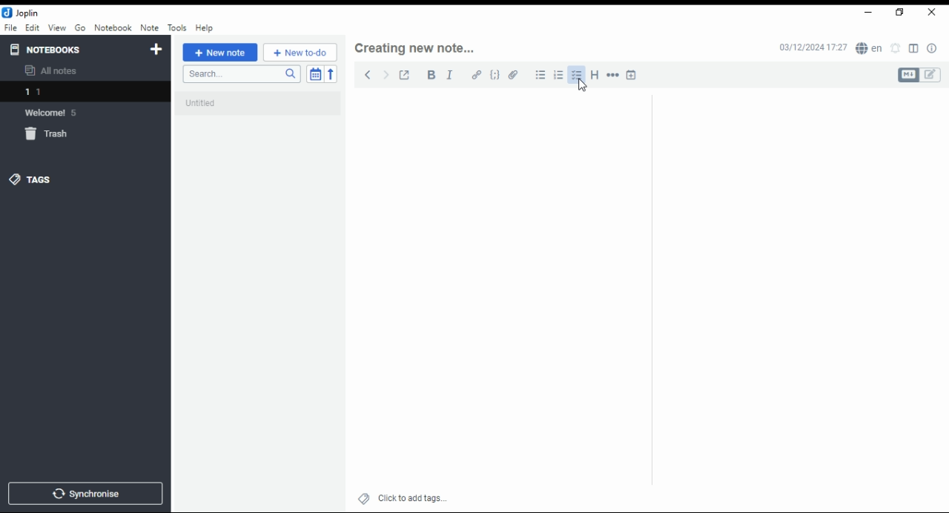 The width and height of the screenshot is (949, 513). What do you see at coordinates (403, 500) in the screenshot?
I see `click to add tags` at bounding box center [403, 500].